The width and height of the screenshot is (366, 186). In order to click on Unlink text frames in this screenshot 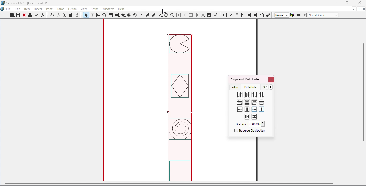, I will do `click(197, 15)`.